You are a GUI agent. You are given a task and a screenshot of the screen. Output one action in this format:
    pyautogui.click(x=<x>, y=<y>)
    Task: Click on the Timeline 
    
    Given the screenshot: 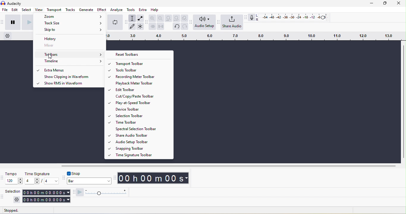 What is the action you would take?
    pyautogui.click(x=70, y=61)
    